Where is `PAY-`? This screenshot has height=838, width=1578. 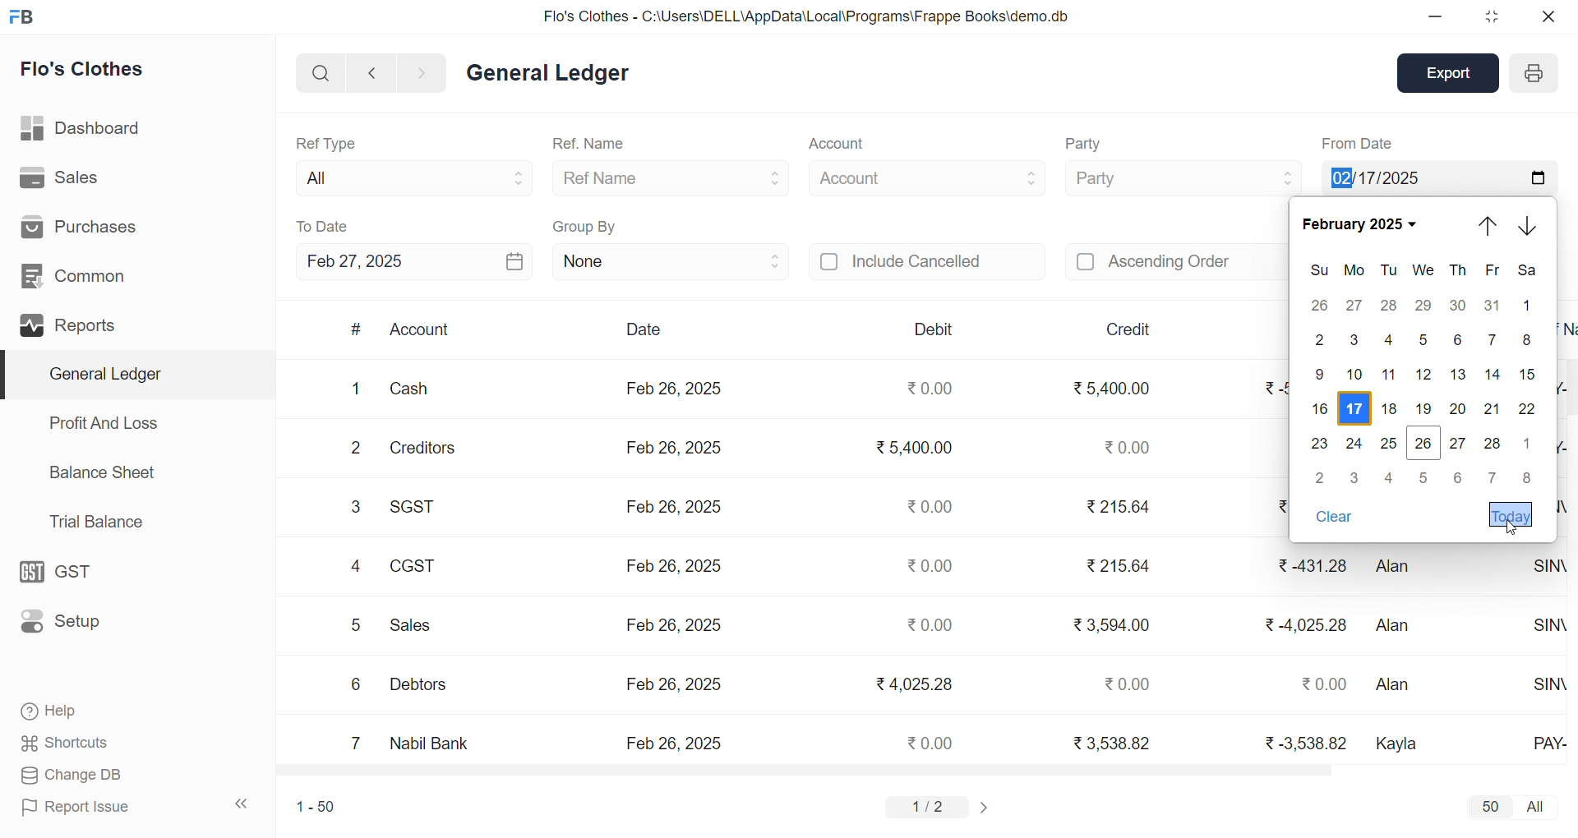 PAY- is located at coordinates (1547, 743).